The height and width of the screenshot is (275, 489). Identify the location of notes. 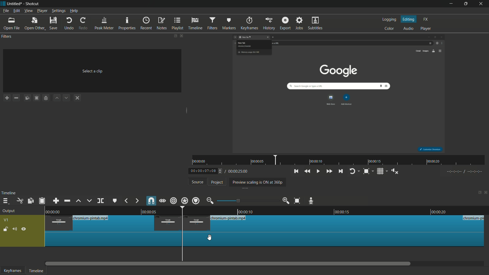
(161, 23).